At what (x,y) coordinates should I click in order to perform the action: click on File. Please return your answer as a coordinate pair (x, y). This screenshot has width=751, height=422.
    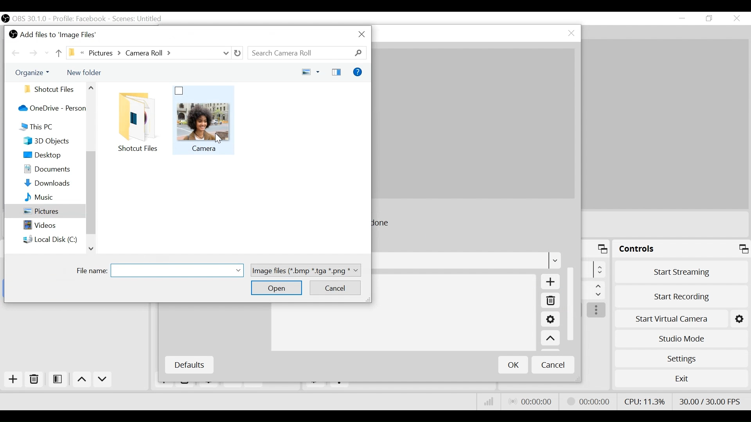
    Looking at the image, I should click on (205, 120).